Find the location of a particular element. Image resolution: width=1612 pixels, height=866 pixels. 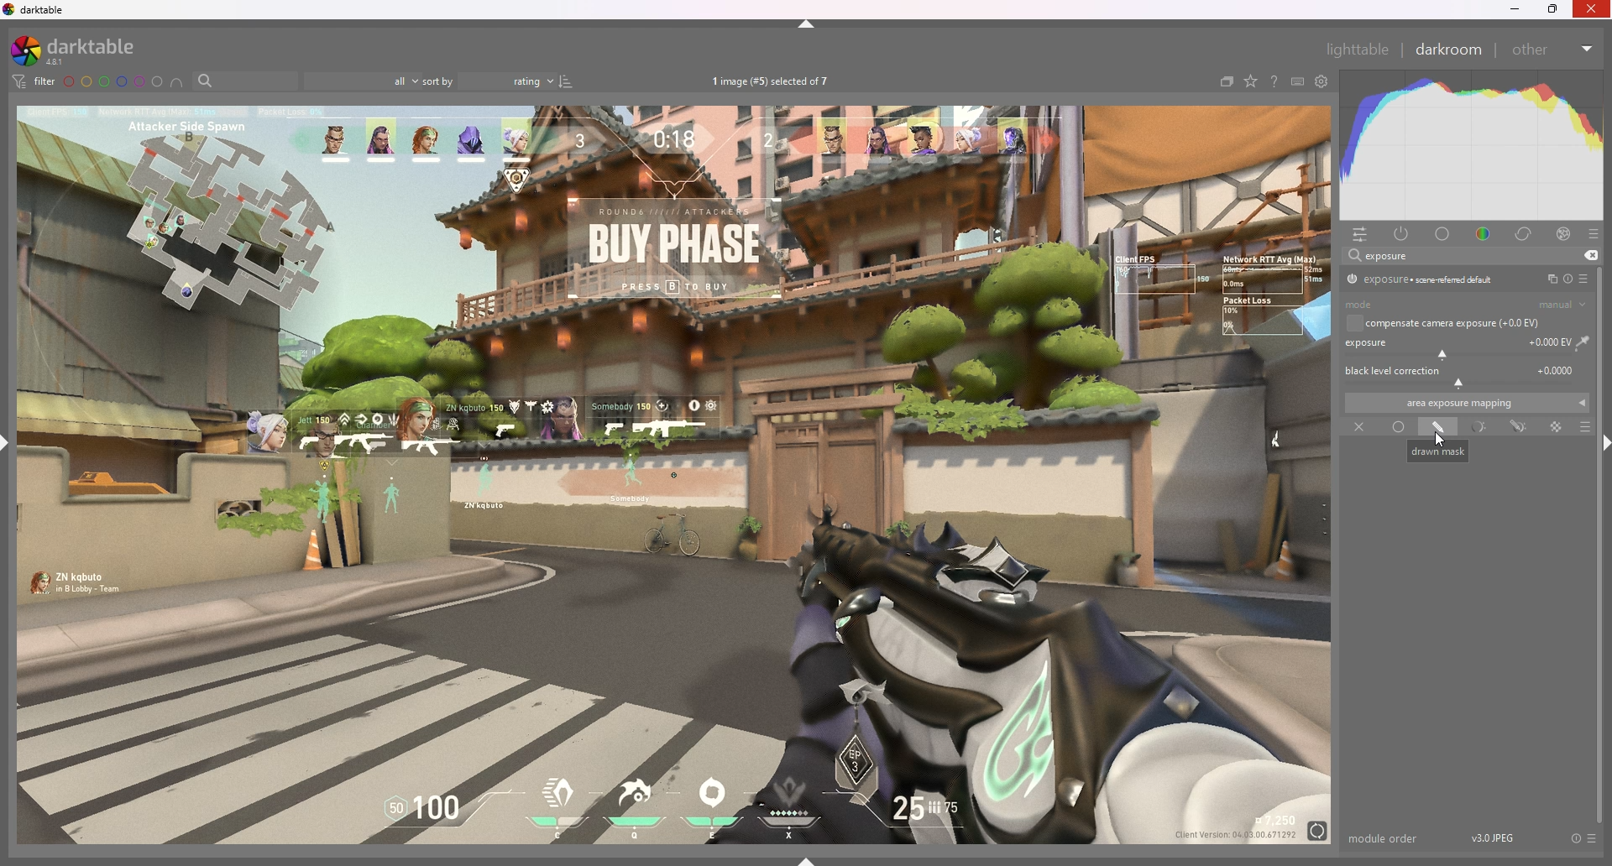

other is located at coordinates (1553, 50).